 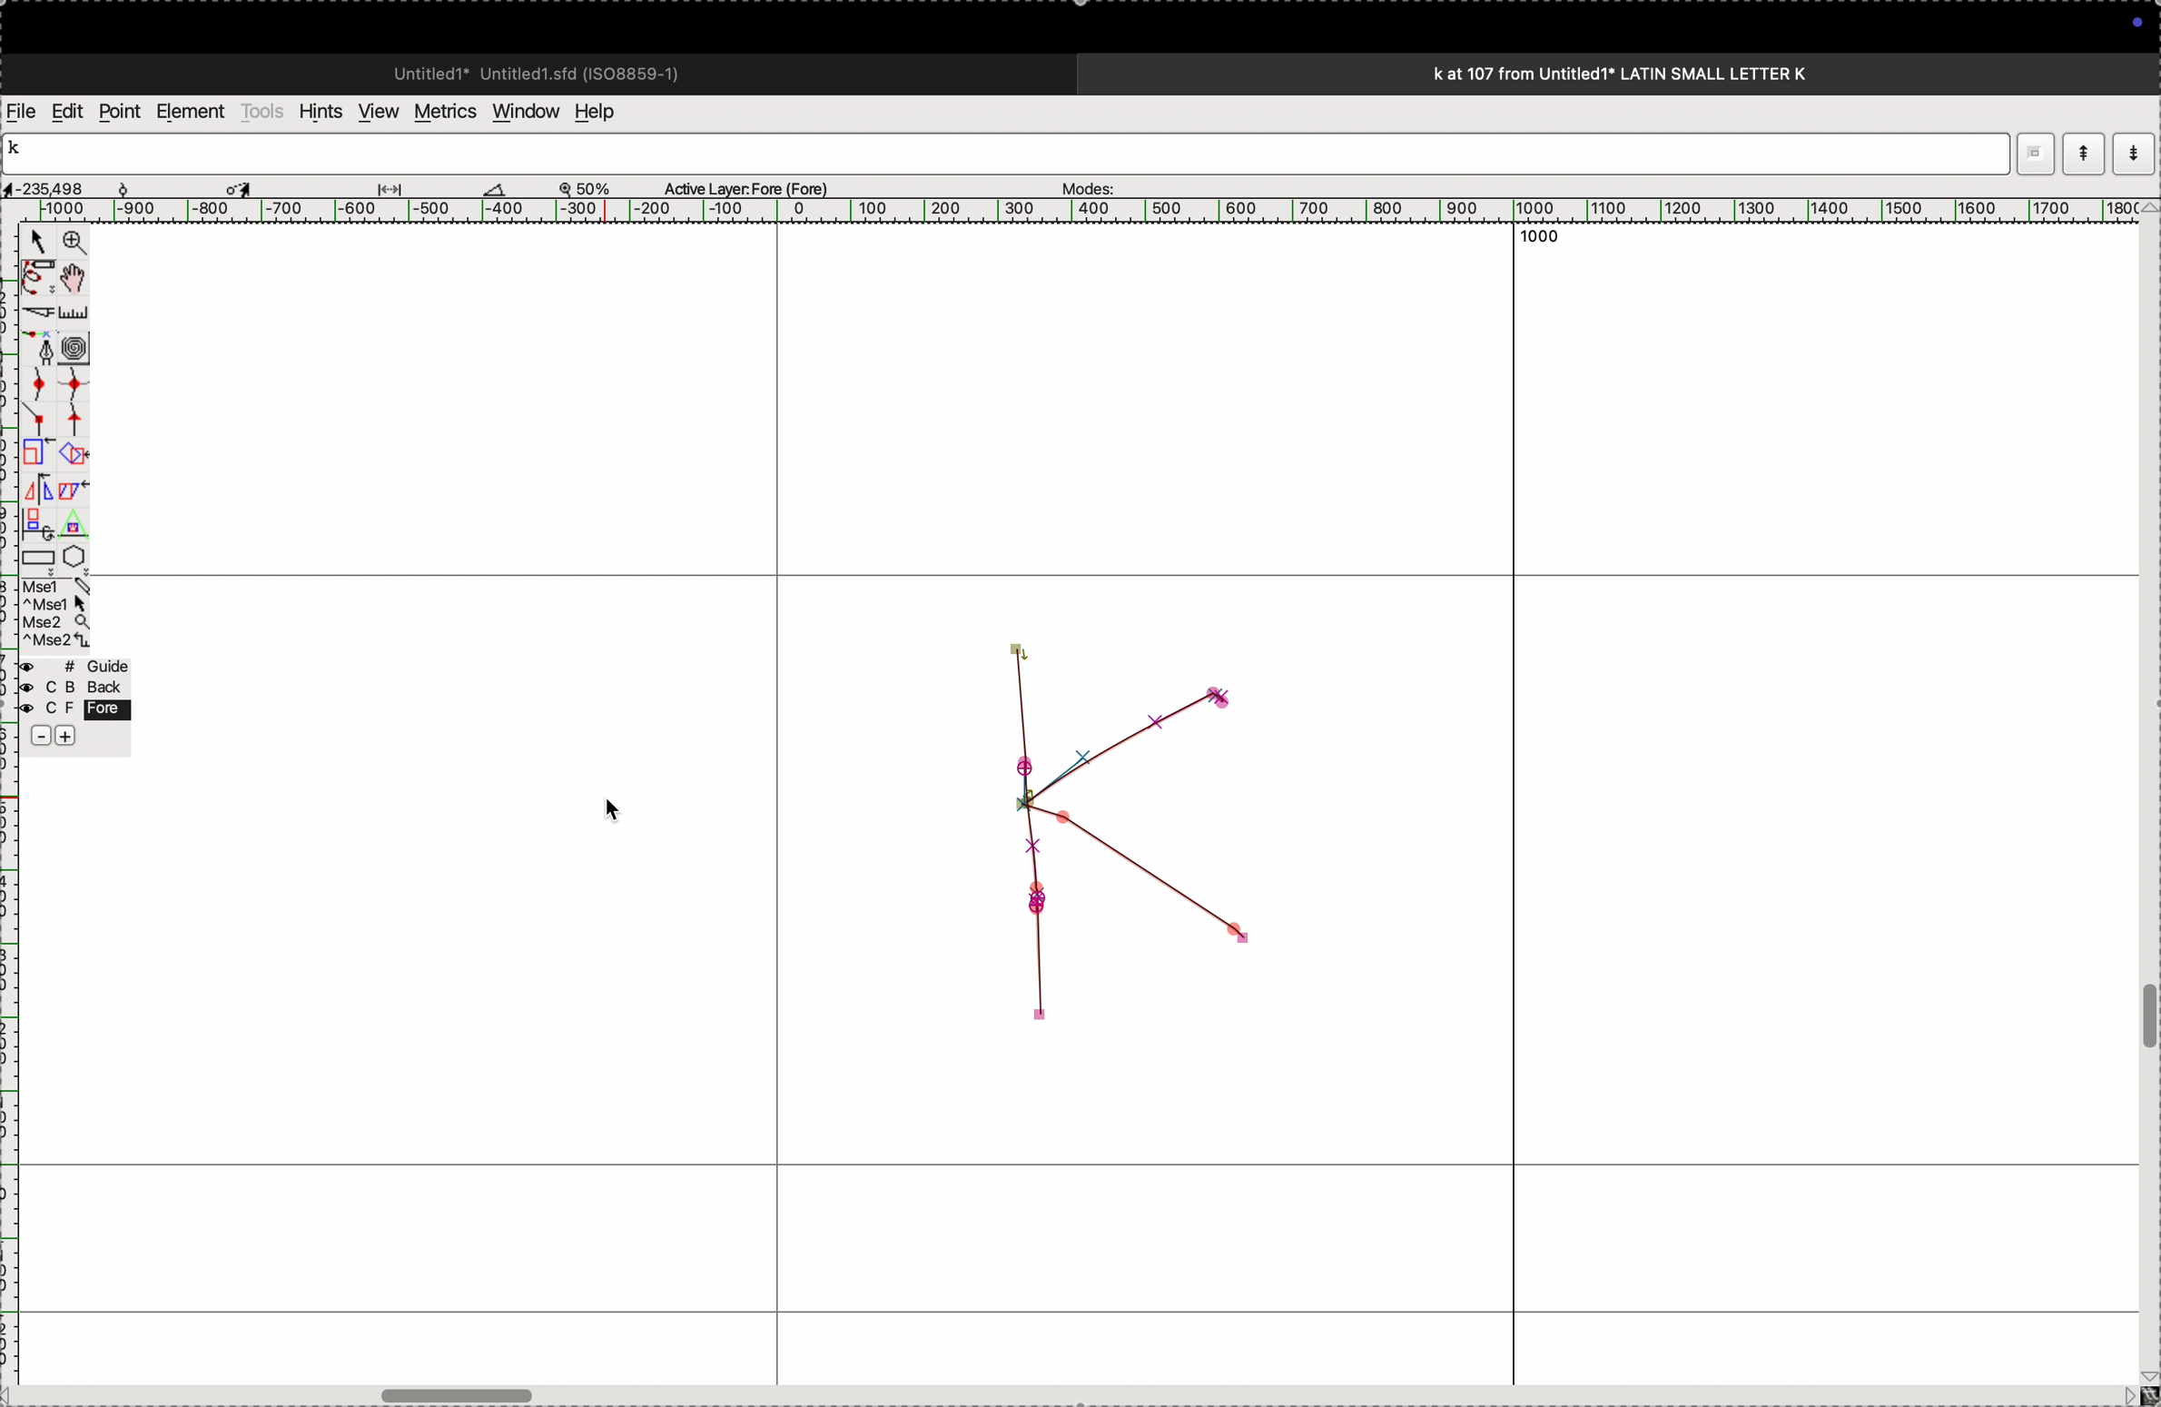 What do you see at coordinates (461, 1393) in the screenshot?
I see `toggle screen` at bounding box center [461, 1393].